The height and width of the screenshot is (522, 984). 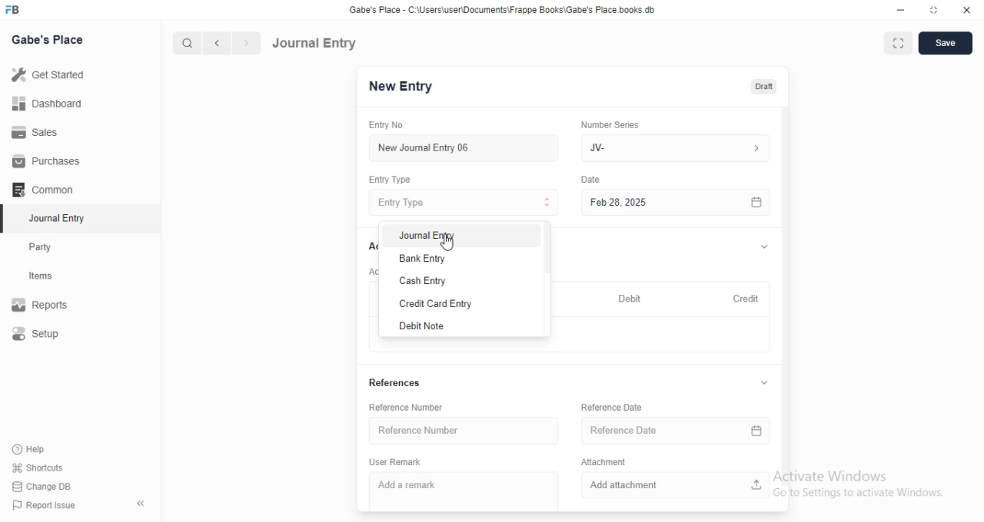 I want to click on Gabe's Place, so click(x=48, y=39).